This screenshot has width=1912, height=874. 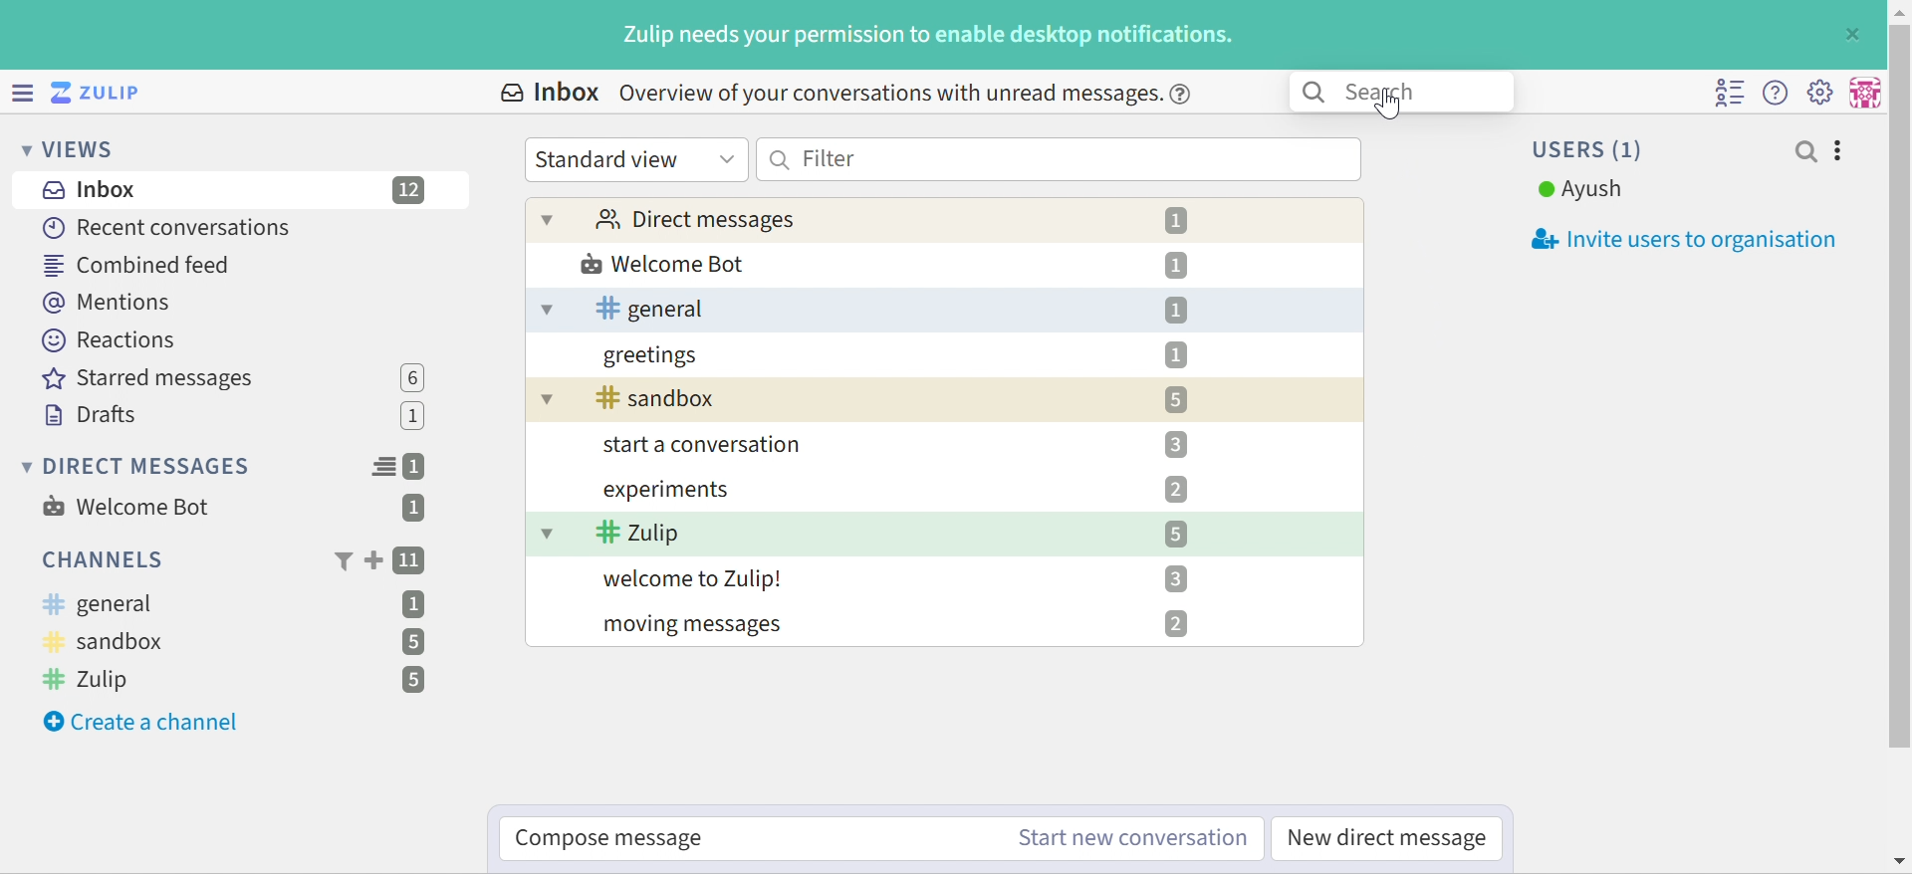 What do you see at coordinates (638, 533) in the screenshot?
I see `#Zulip` at bounding box center [638, 533].